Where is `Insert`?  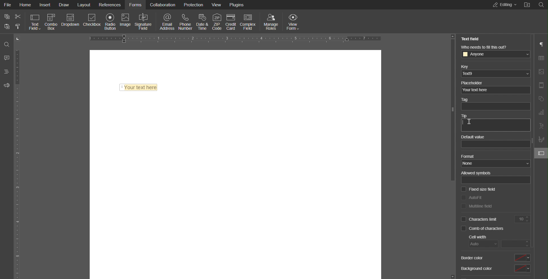
Insert is located at coordinates (44, 4).